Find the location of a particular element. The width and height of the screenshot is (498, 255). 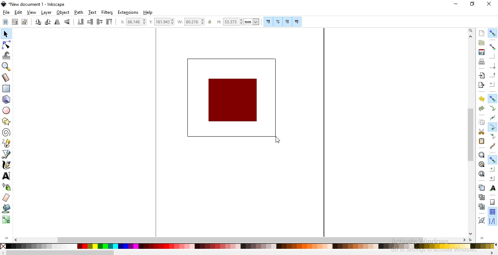

tweak objects by sculpting or painting is located at coordinates (7, 55).